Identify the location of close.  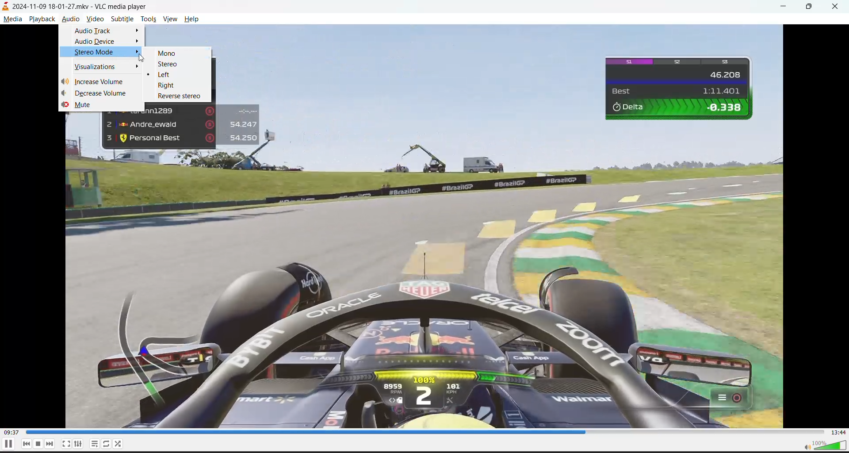
(835, 7).